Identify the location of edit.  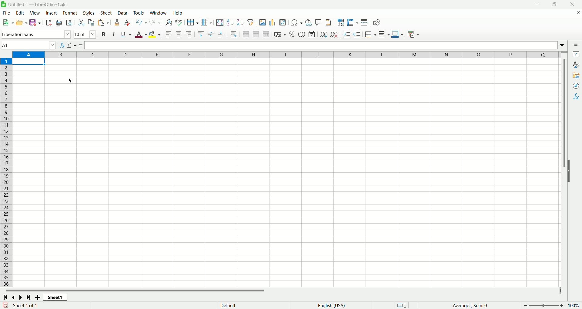
(19, 13).